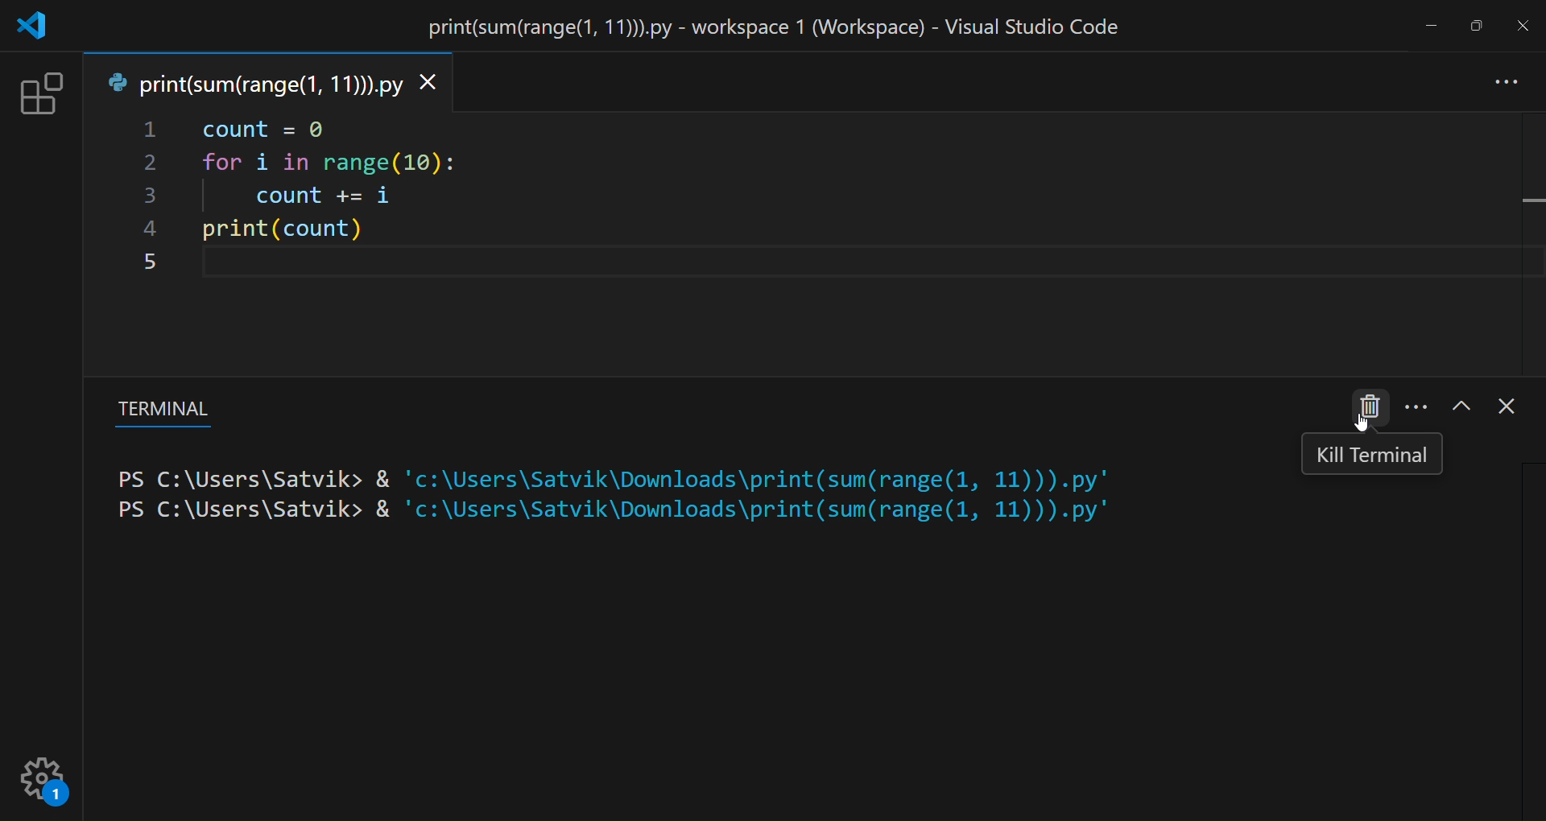 The width and height of the screenshot is (1546, 821). Describe the element at coordinates (1508, 84) in the screenshot. I see `more` at that location.